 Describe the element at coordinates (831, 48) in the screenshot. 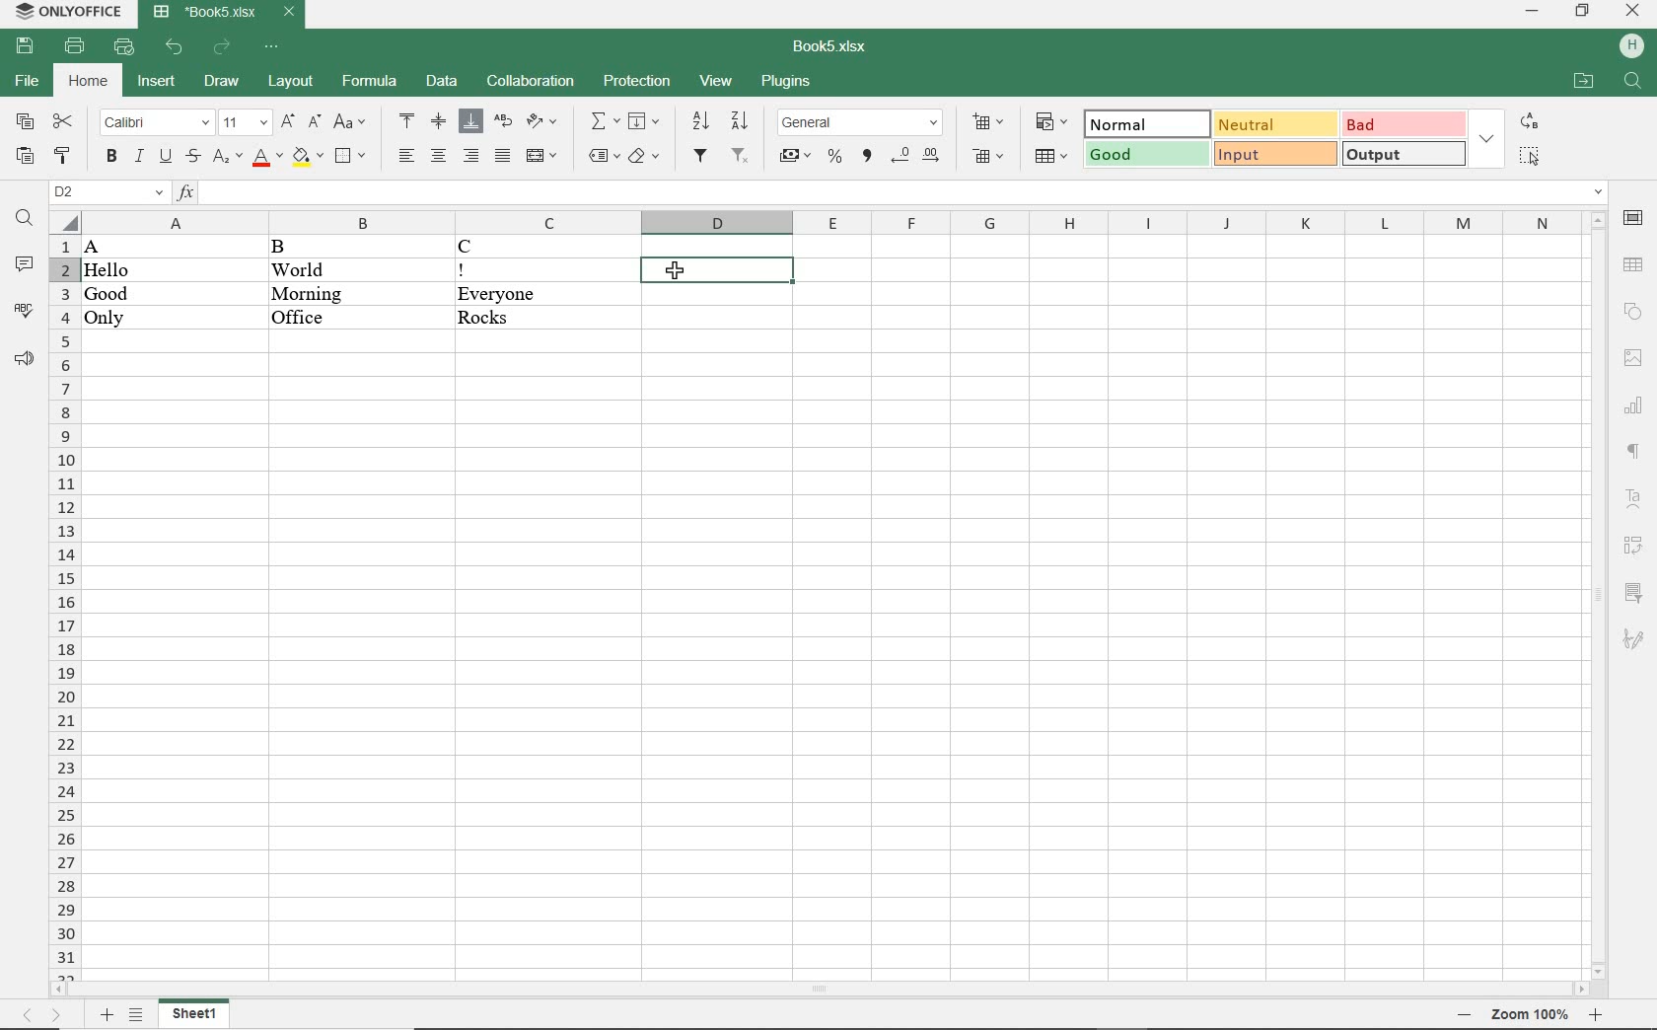

I see `DOCUMENT NAME` at that location.